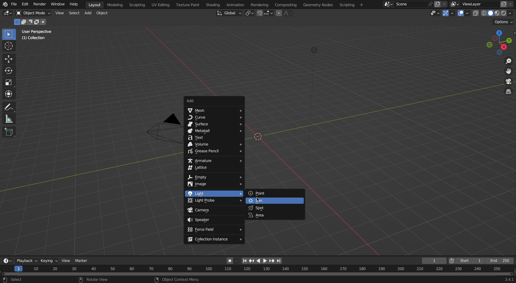 The image size is (516, 283). What do you see at coordinates (316, 50) in the screenshot?
I see `Brightness` at bounding box center [316, 50].